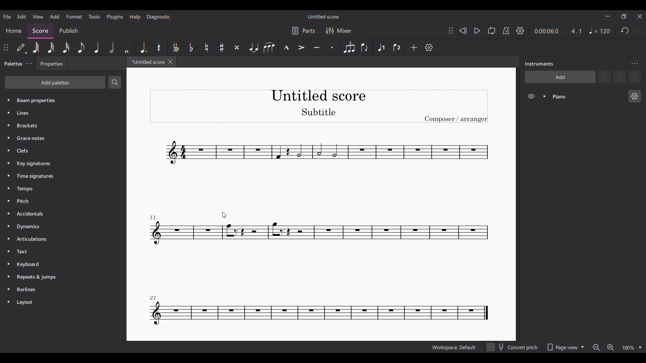 This screenshot has height=363, width=646. What do you see at coordinates (301, 48) in the screenshot?
I see `Accent` at bounding box center [301, 48].